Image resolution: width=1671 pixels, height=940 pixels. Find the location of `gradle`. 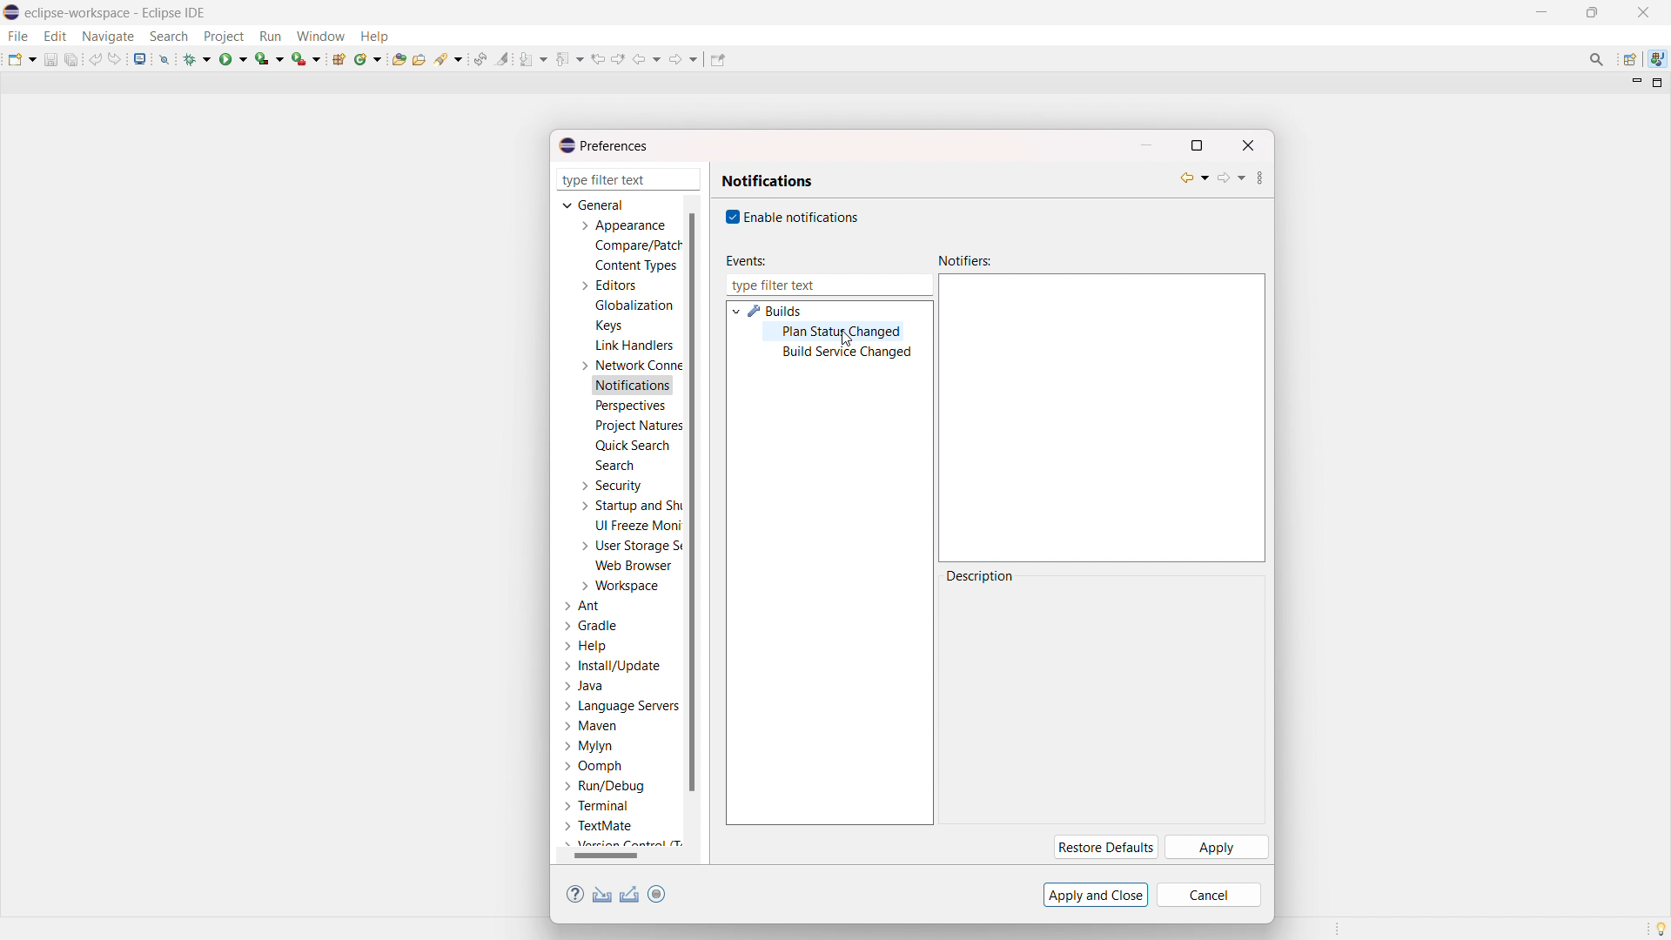

gradle is located at coordinates (593, 626).